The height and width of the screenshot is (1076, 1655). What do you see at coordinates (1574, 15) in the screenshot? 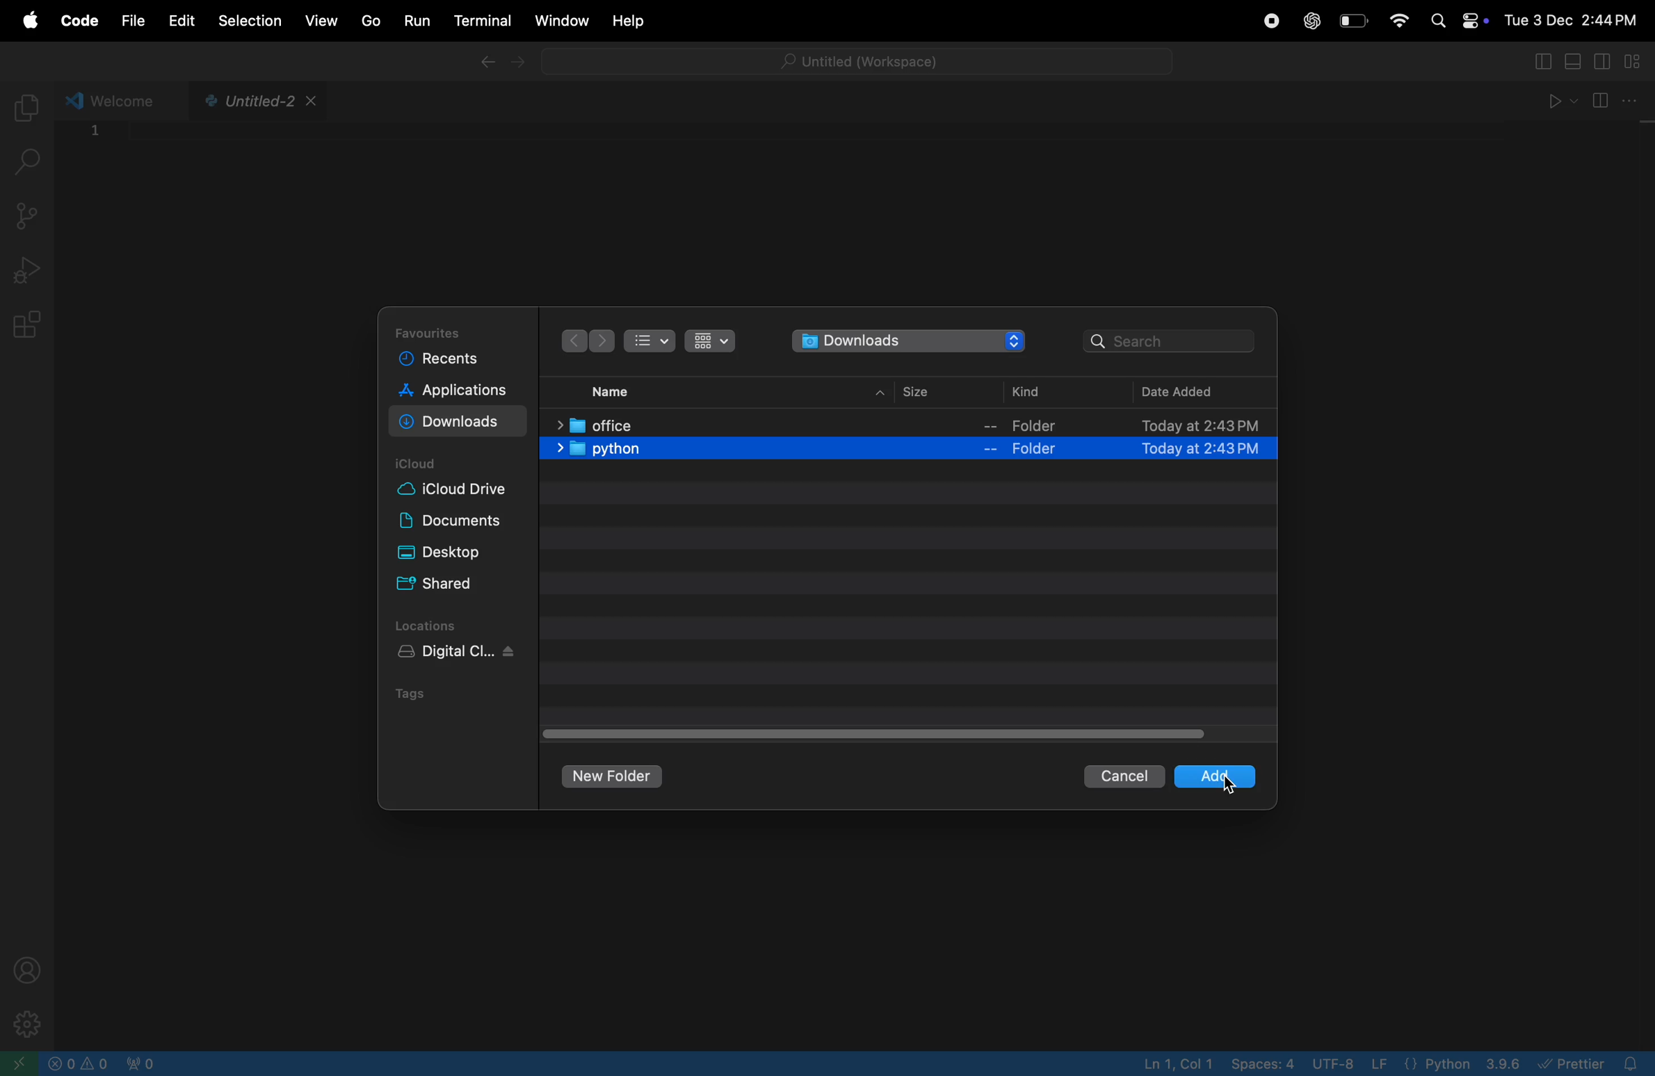
I see `date and time` at bounding box center [1574, 15].